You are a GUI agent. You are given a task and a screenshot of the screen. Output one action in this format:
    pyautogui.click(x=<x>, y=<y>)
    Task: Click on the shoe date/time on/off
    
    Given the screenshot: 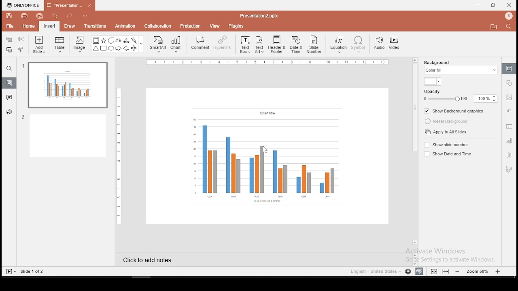 What is the action you would take?
    pyautogui.click(x=449, y=154)
    